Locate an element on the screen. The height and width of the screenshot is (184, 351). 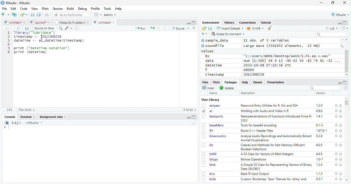
1.0-7 is located at coordinates (320, 159).